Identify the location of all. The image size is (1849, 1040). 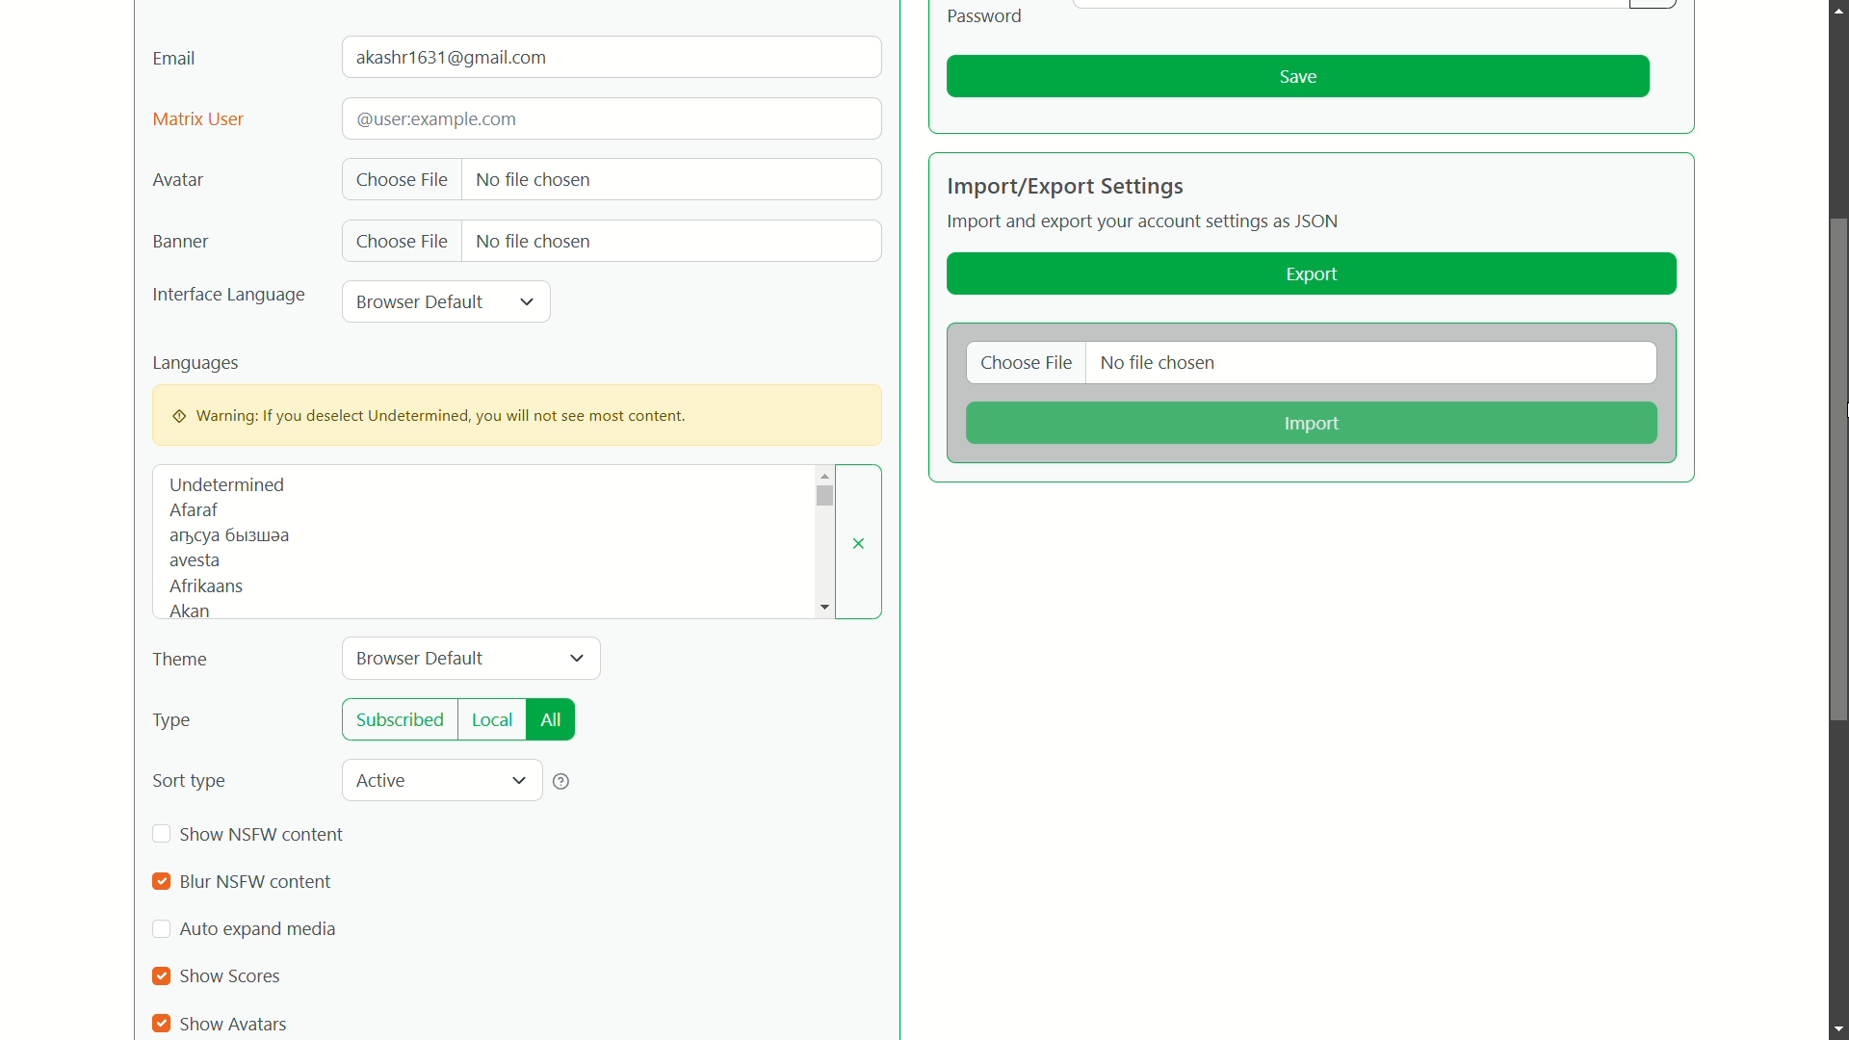
(551, 720).